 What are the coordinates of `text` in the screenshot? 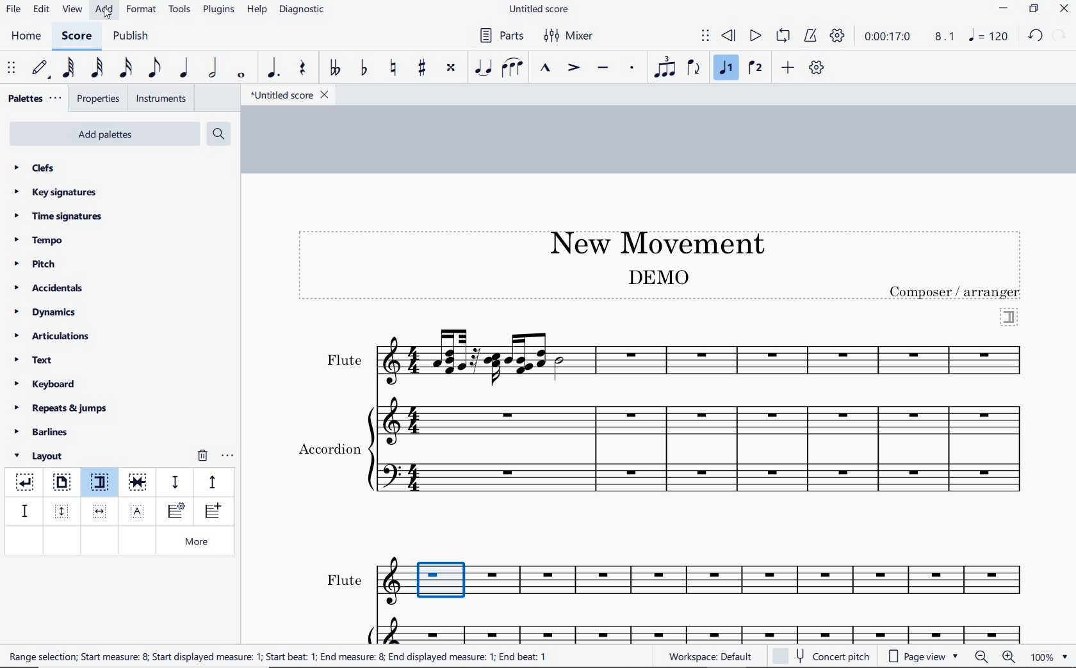 It's located at (956, 292).